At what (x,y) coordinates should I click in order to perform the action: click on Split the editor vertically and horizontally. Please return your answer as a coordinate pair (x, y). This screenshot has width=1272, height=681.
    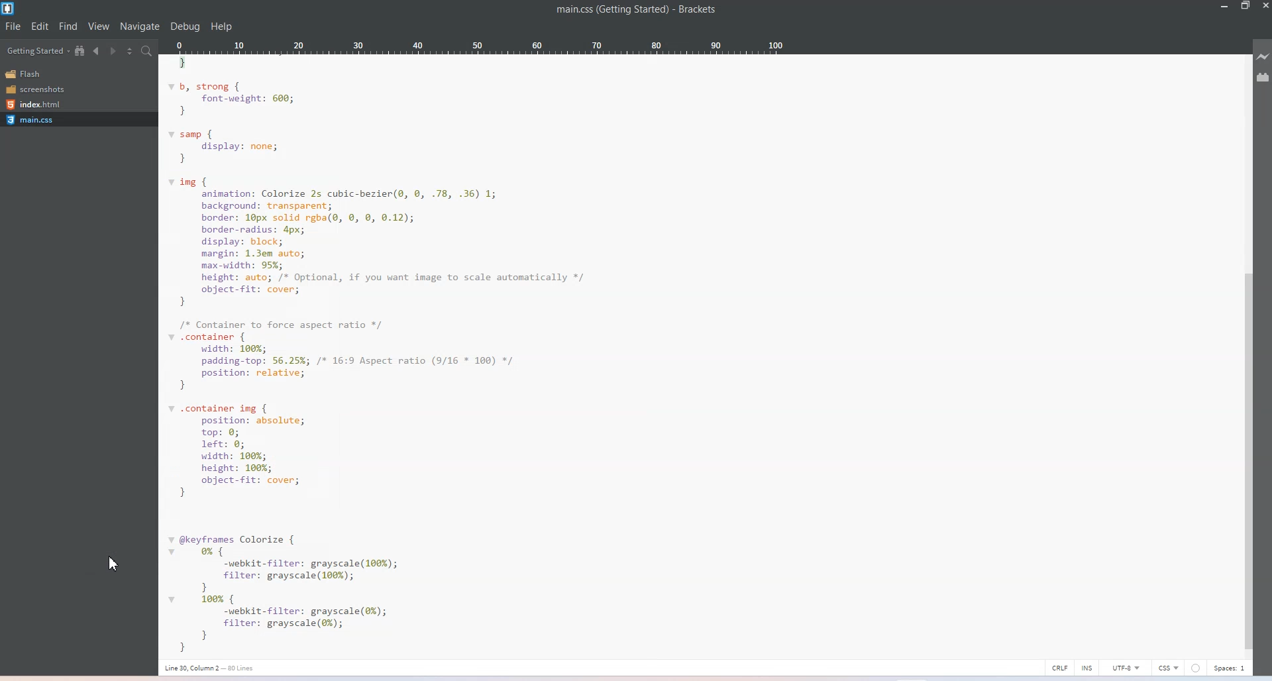
    Looking at the image, I should click on (130, 50).